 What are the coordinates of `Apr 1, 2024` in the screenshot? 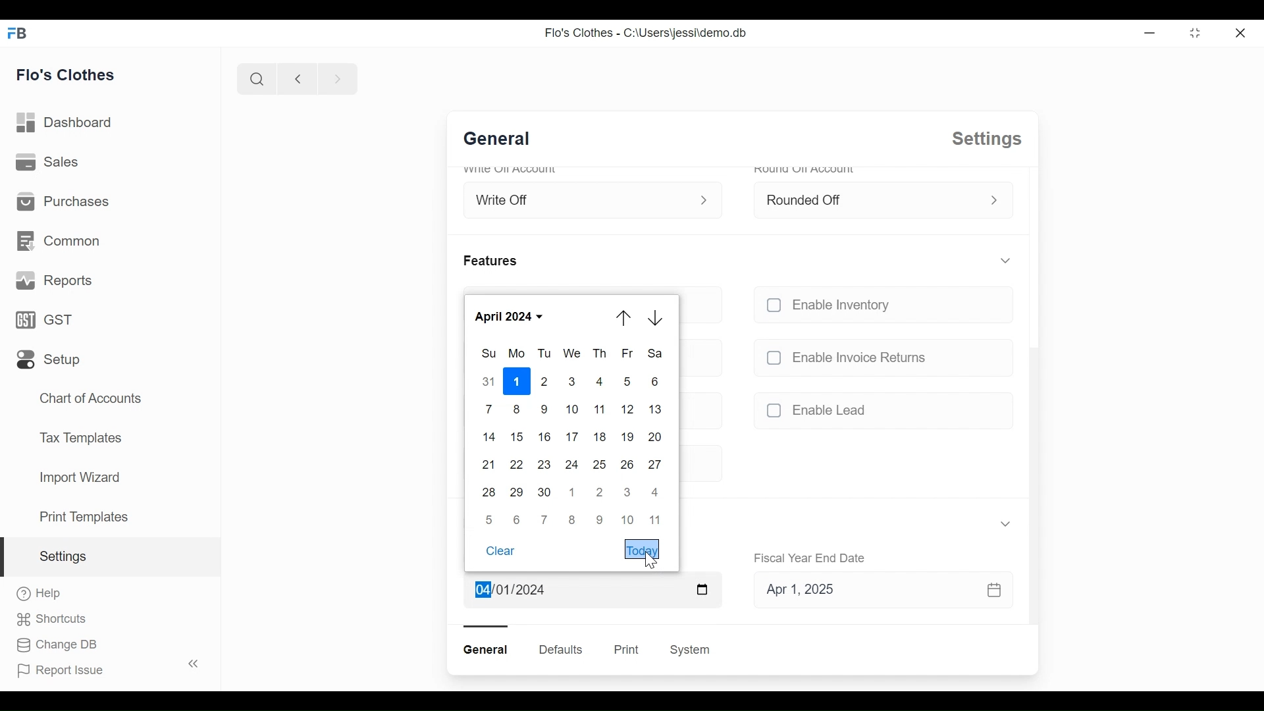 It's located at (591, 591).